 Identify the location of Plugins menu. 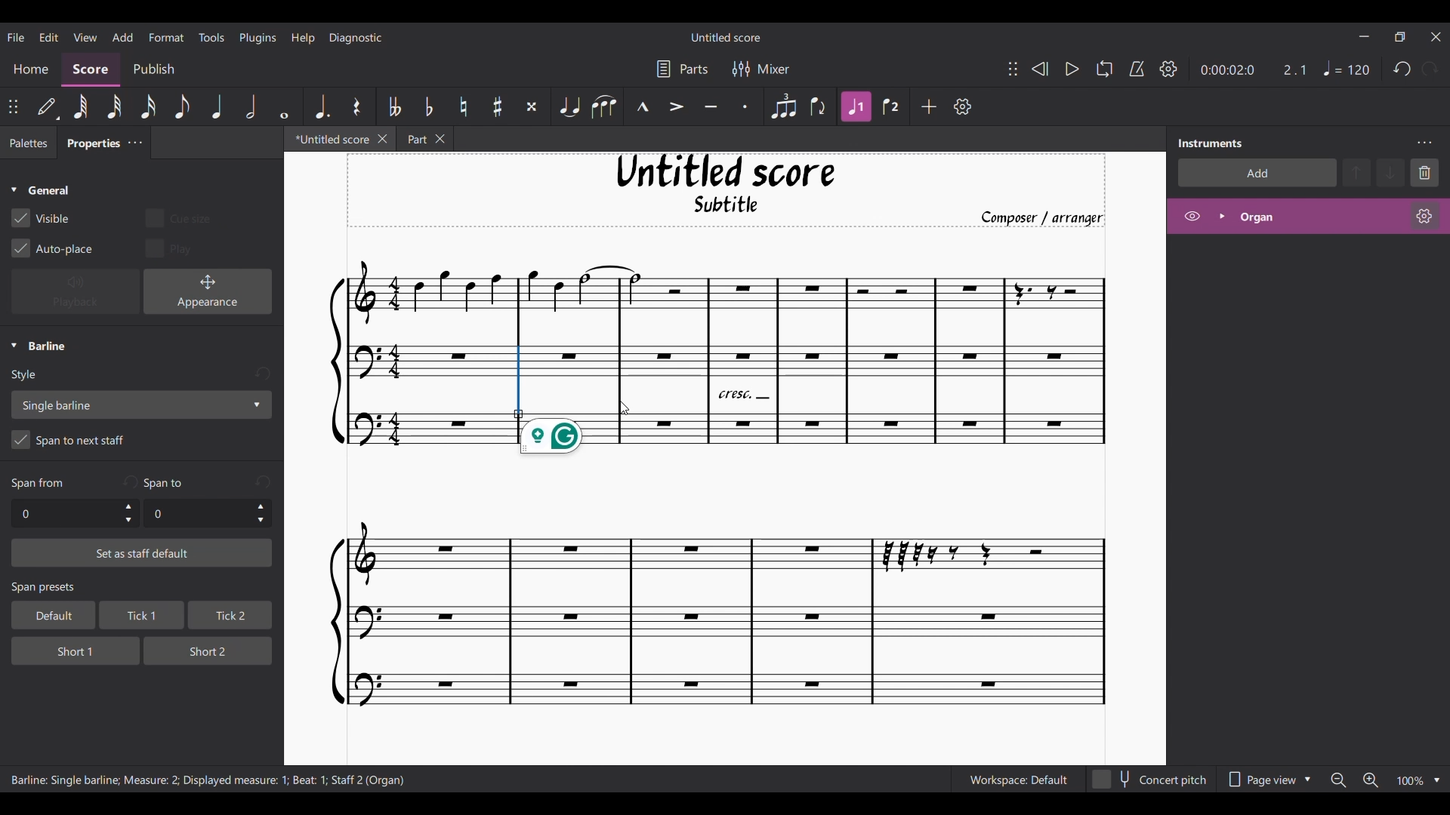
(258, 37).